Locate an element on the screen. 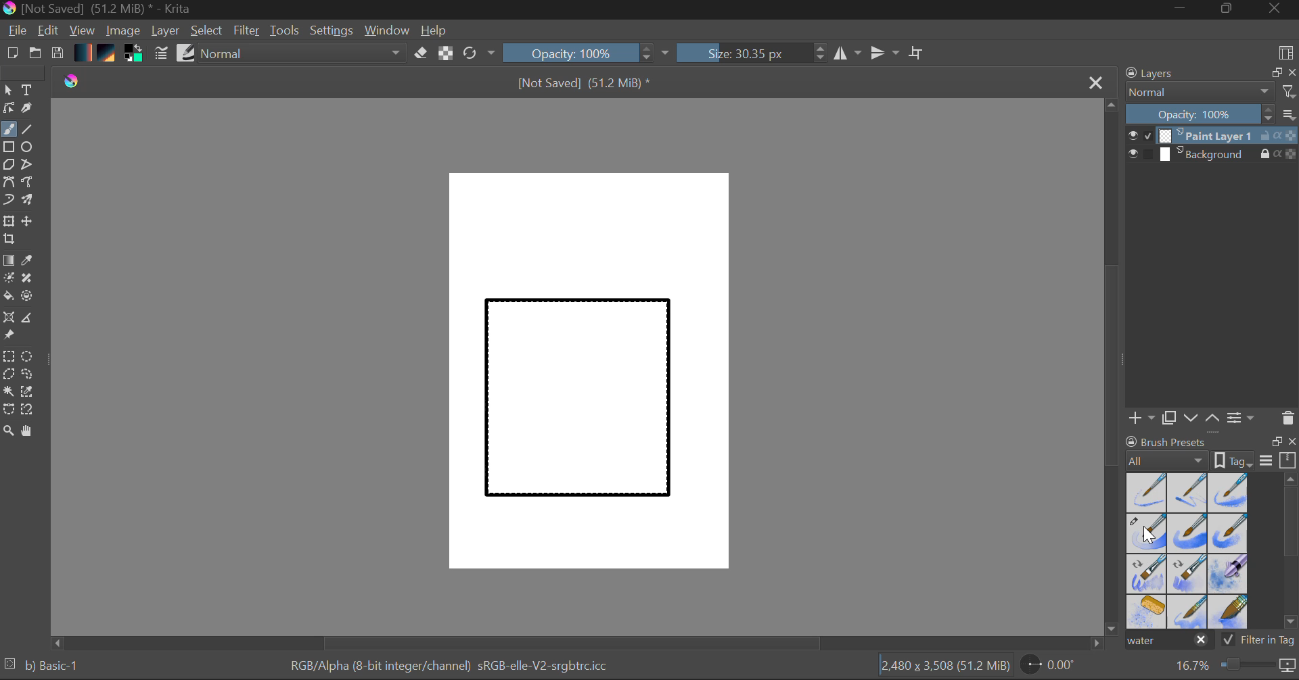 The image size is (1299, 680). Water C - Grain Tilt is located at coordinates (1147, 574).